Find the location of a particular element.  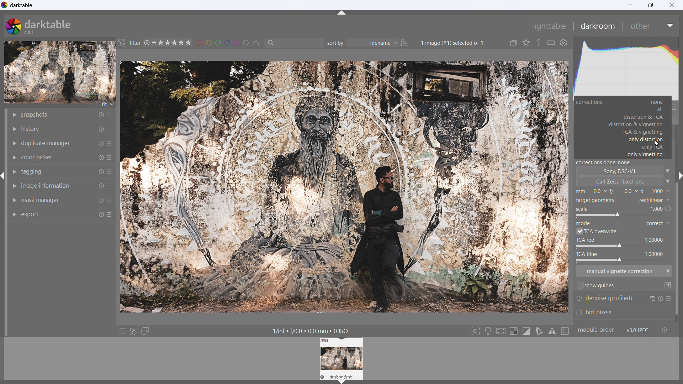

reset is located at coordinates (101, 129).